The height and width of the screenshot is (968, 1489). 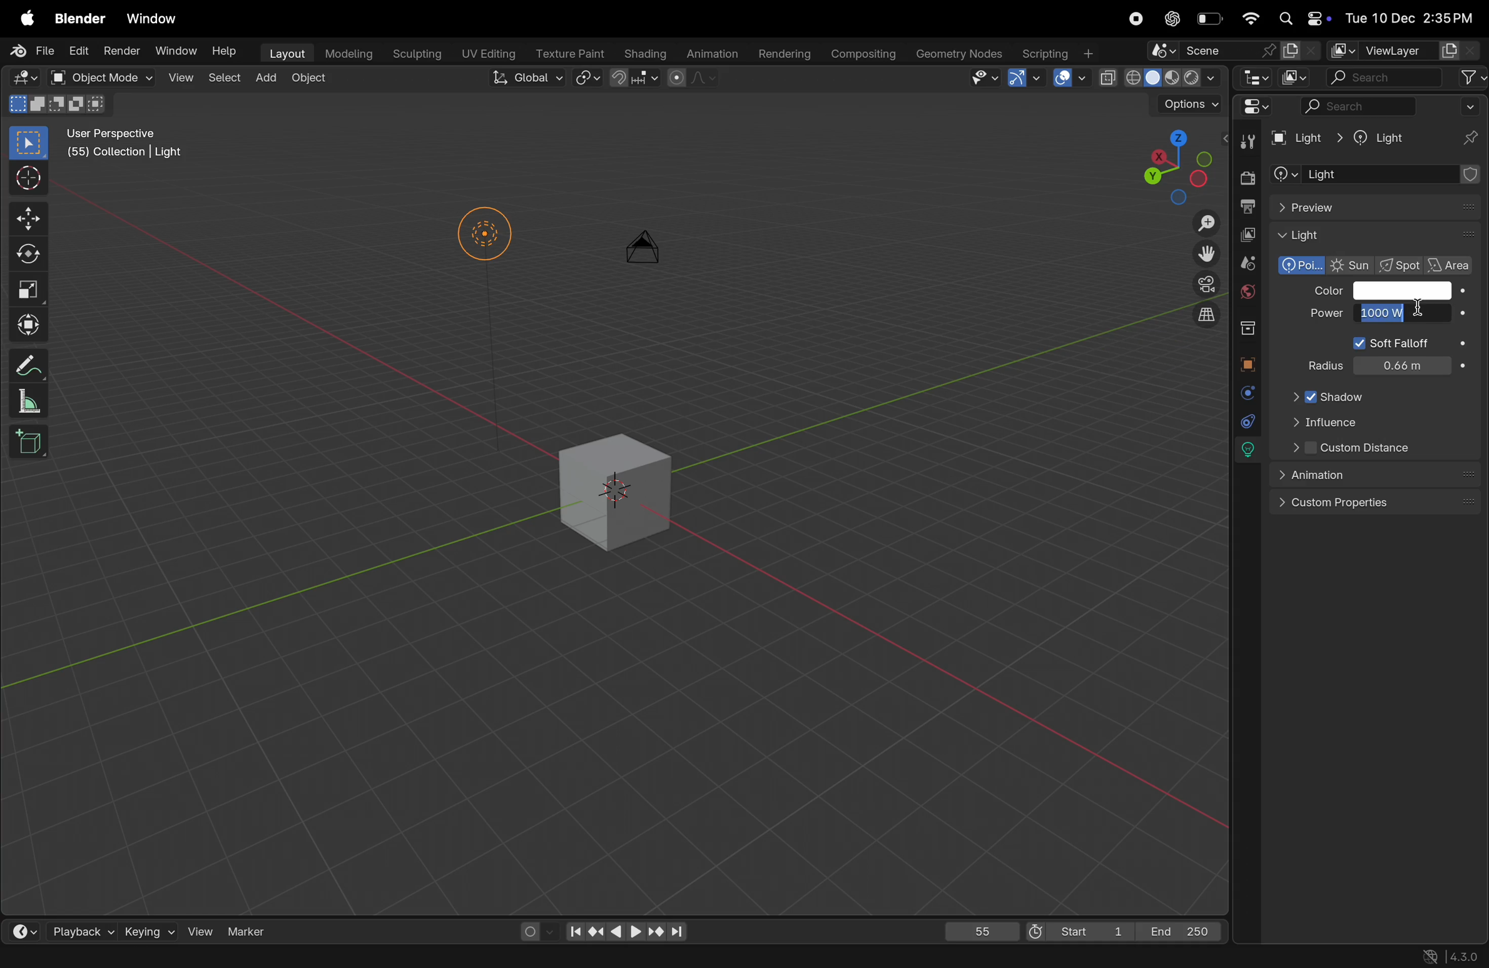 I want to click on versions, so click(x=1449, y=955).